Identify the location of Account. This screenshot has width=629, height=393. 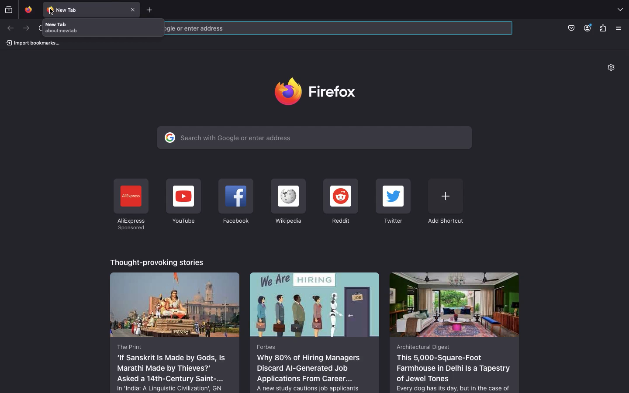
(588, 28).